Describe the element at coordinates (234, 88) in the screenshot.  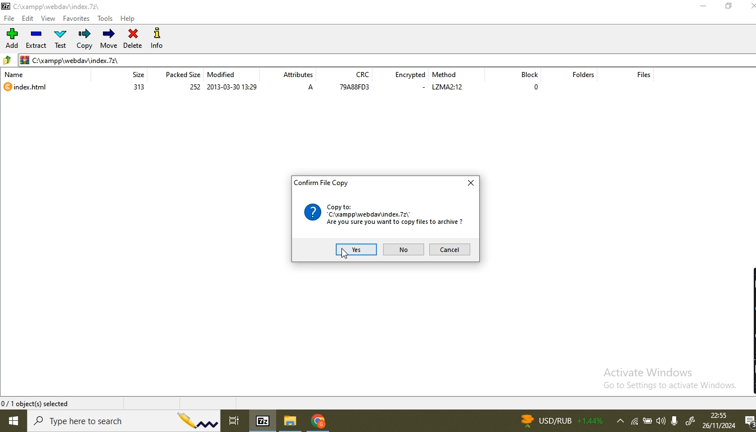
I see `2013-03-3- 13:29` at that location.